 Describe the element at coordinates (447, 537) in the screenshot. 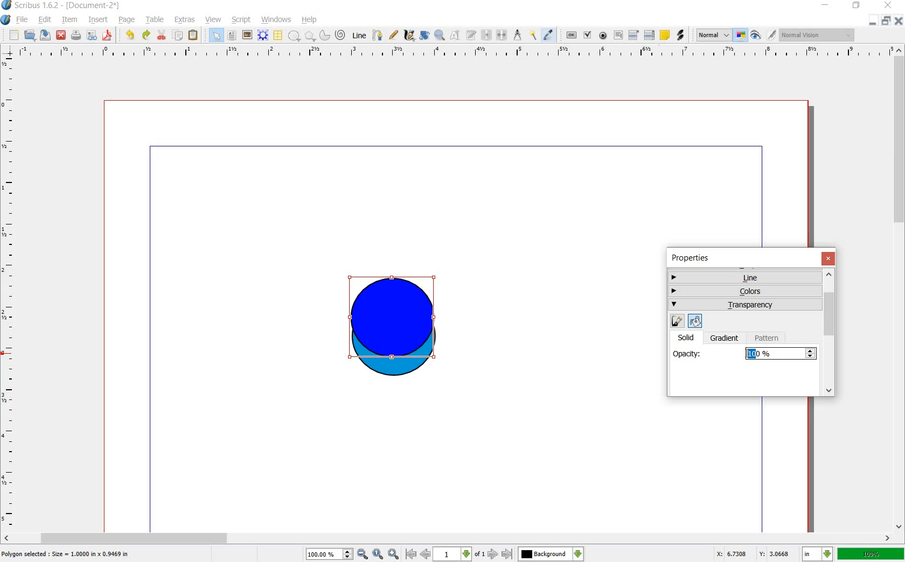

I see `scroll bar` at that location.